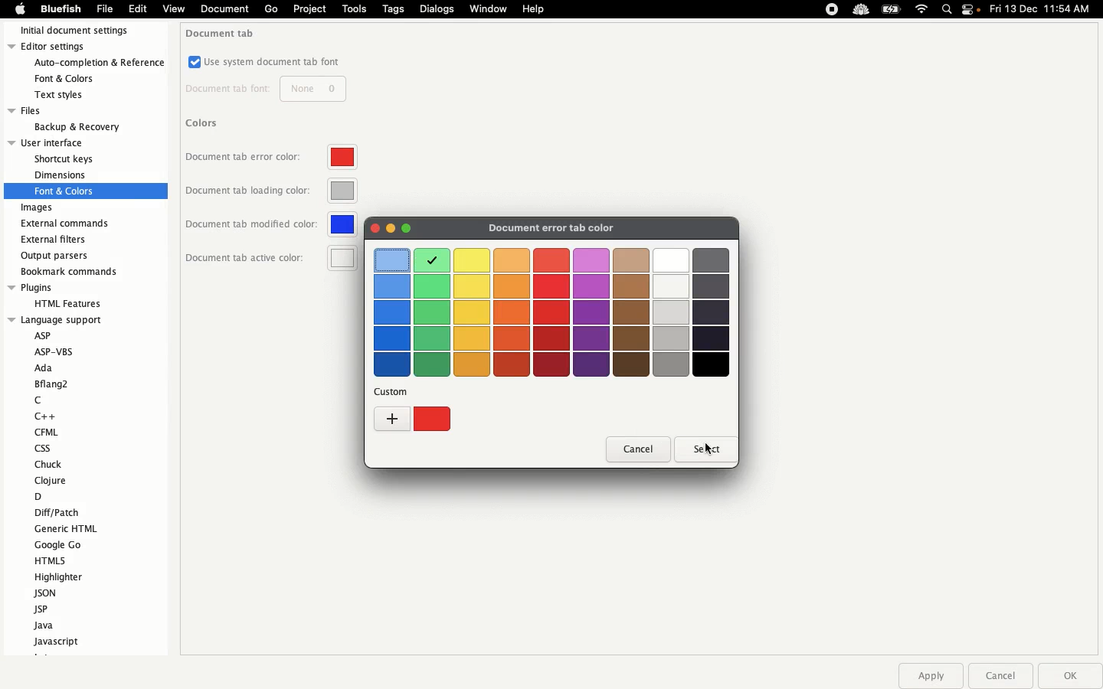  What do you see at coordinates (69, 95) in the screenshot?
I see `text styles` at bounding box center [69, 95].